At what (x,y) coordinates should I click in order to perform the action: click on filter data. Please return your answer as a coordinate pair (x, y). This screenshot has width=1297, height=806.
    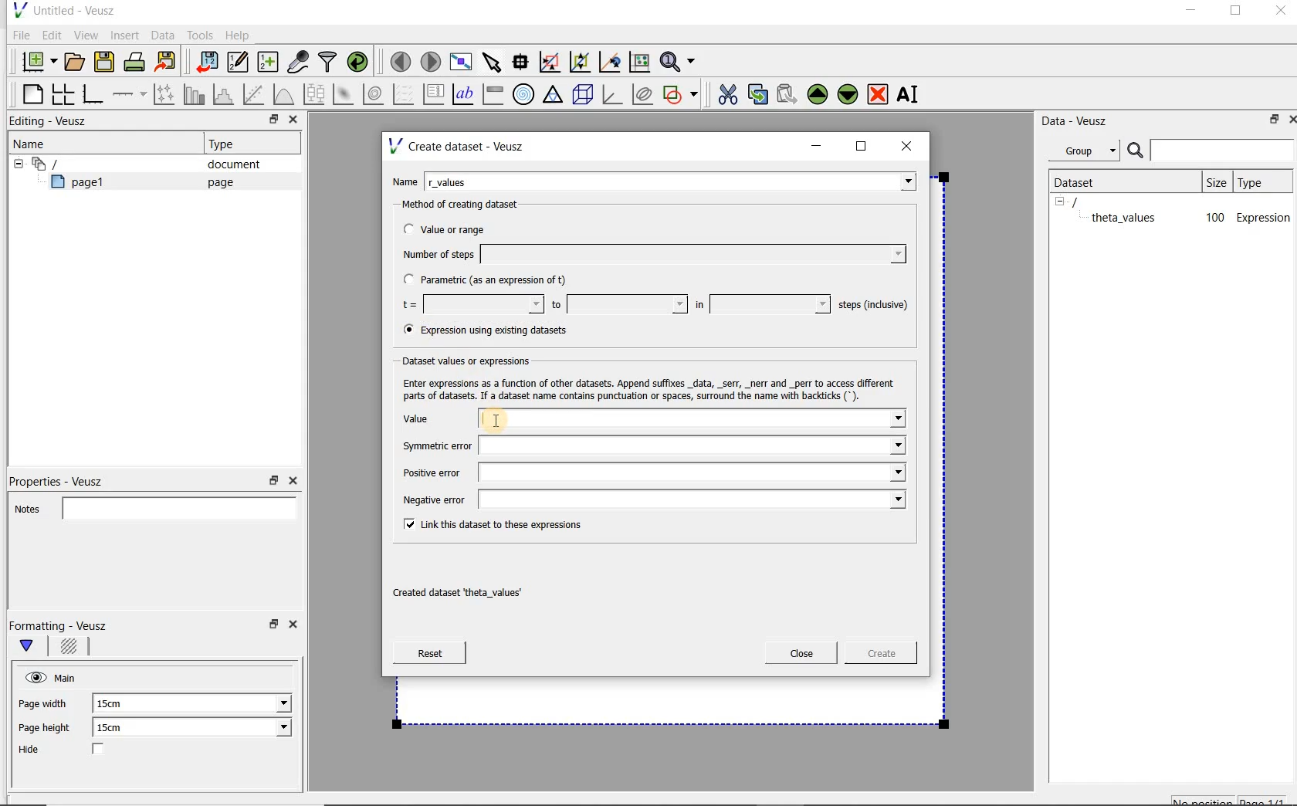
    Looking at the image, I should click on (328, 63).